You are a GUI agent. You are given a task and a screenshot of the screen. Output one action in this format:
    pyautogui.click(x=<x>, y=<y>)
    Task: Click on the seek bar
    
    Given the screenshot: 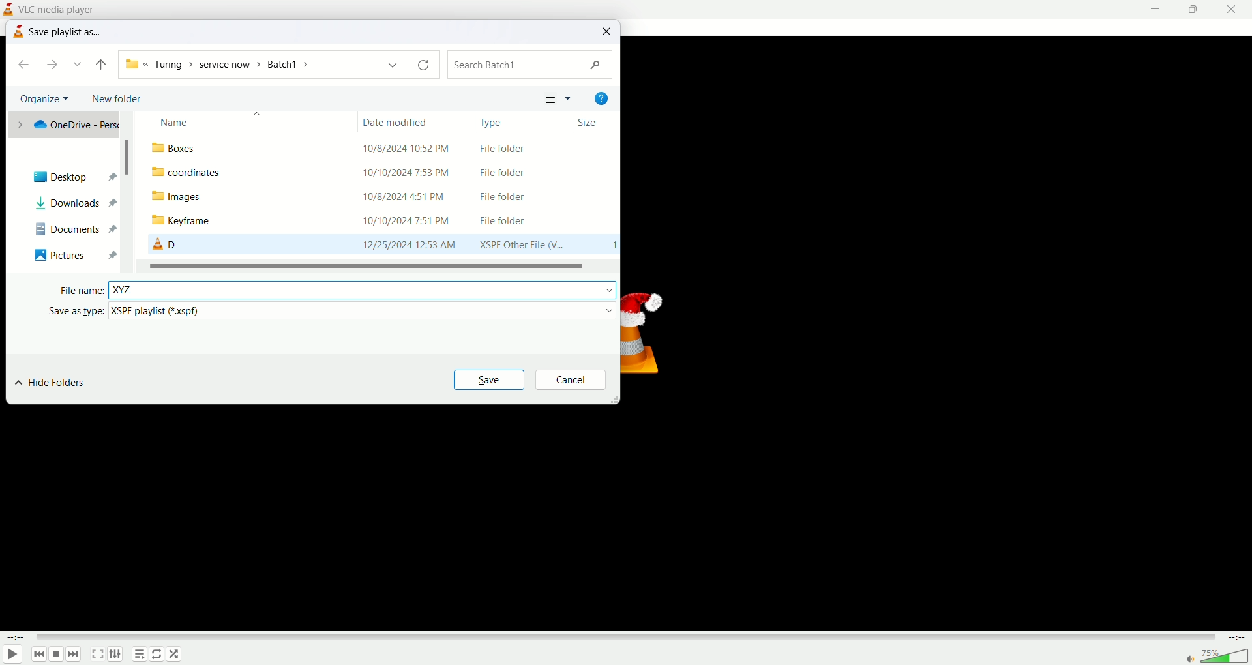 What is the action you would take?
    pyautogui.click(x=626, y=636)
    